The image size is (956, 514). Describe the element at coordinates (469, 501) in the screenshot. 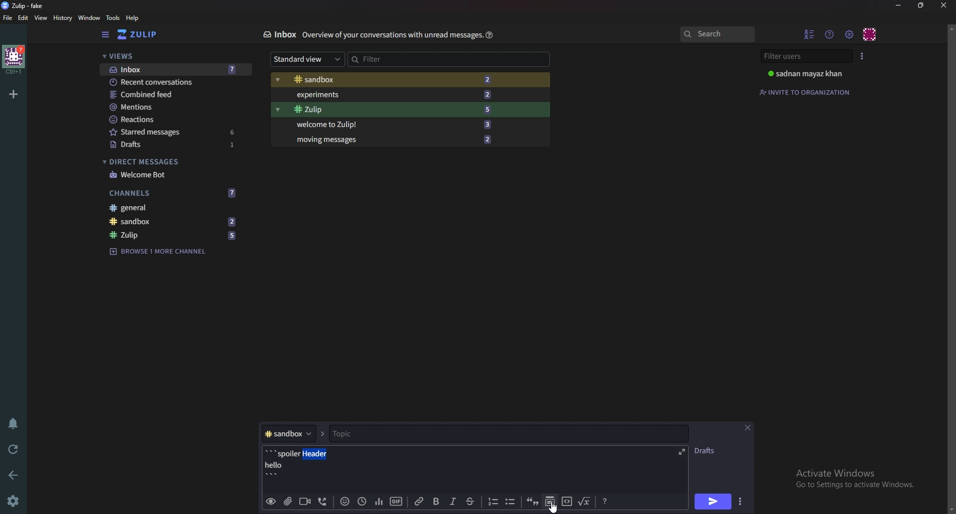

I see `Strike through` at that location.